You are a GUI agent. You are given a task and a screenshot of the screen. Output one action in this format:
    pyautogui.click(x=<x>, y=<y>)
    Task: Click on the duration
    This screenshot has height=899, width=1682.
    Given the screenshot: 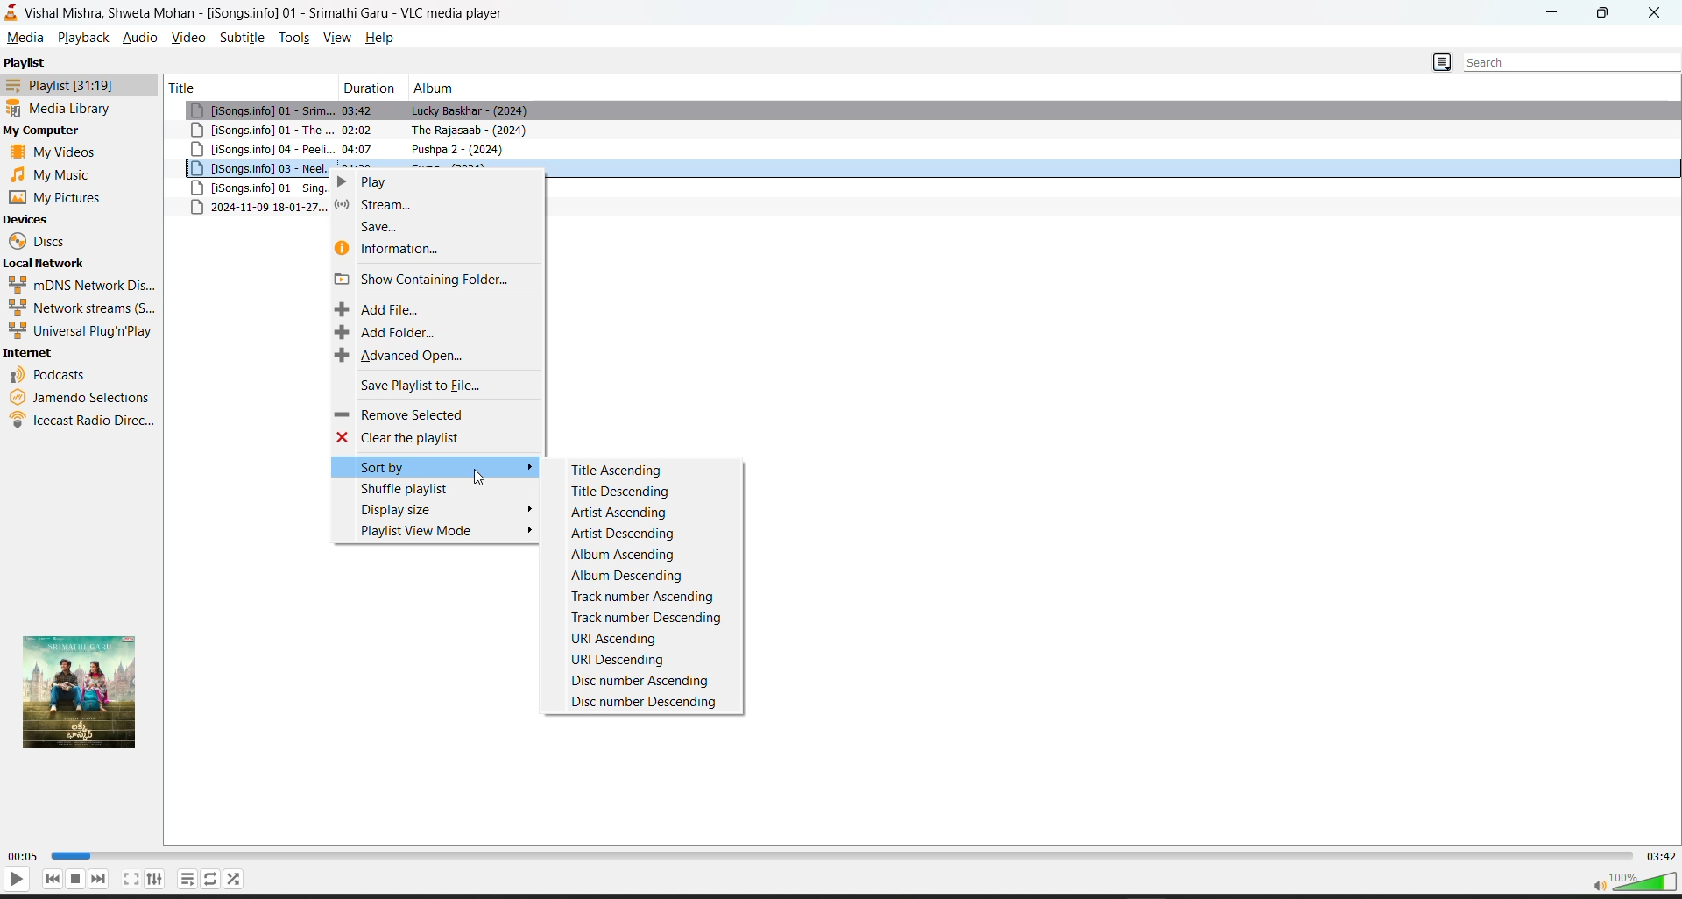 What is the action you would take?
    pyautogui.click(x=371, y=87)
    